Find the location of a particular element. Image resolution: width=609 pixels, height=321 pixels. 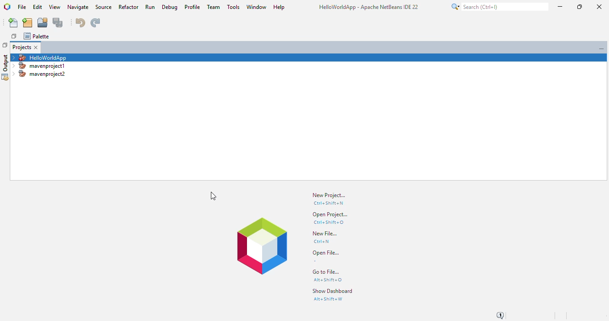

mavenproject2 is located at coordinates (38, 74).